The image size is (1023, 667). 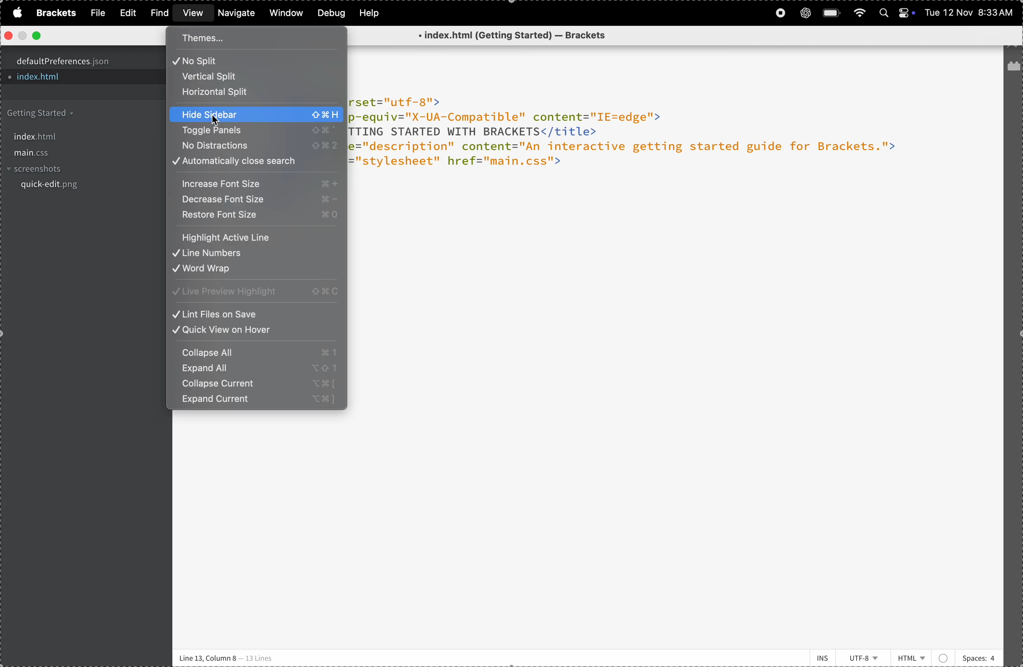 What do you see at coordinates (231, 77) in the screenshot?
I see `vertical split` at bounding box center [231, 77].